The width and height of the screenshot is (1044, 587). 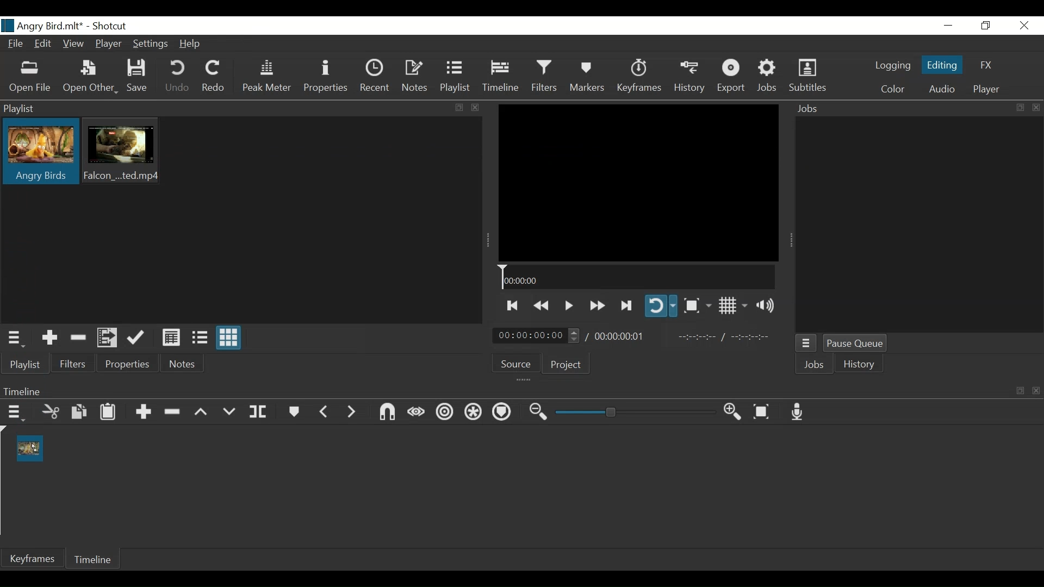 What do you see at coordinates (501, 78) in the screenshot?
I see `Timeline` at bounding box center [501, 78].